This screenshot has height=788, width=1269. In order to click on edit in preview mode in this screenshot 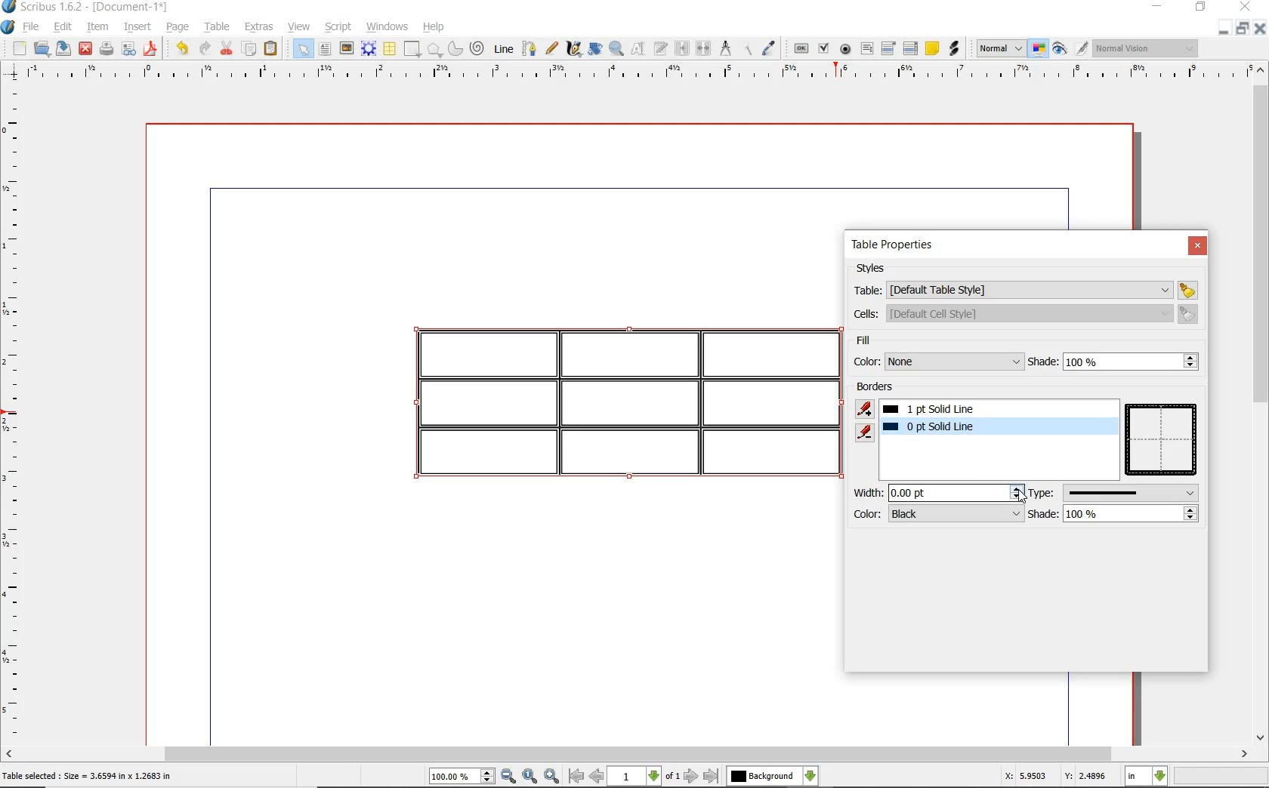, I will do `click(1081, 49)`.